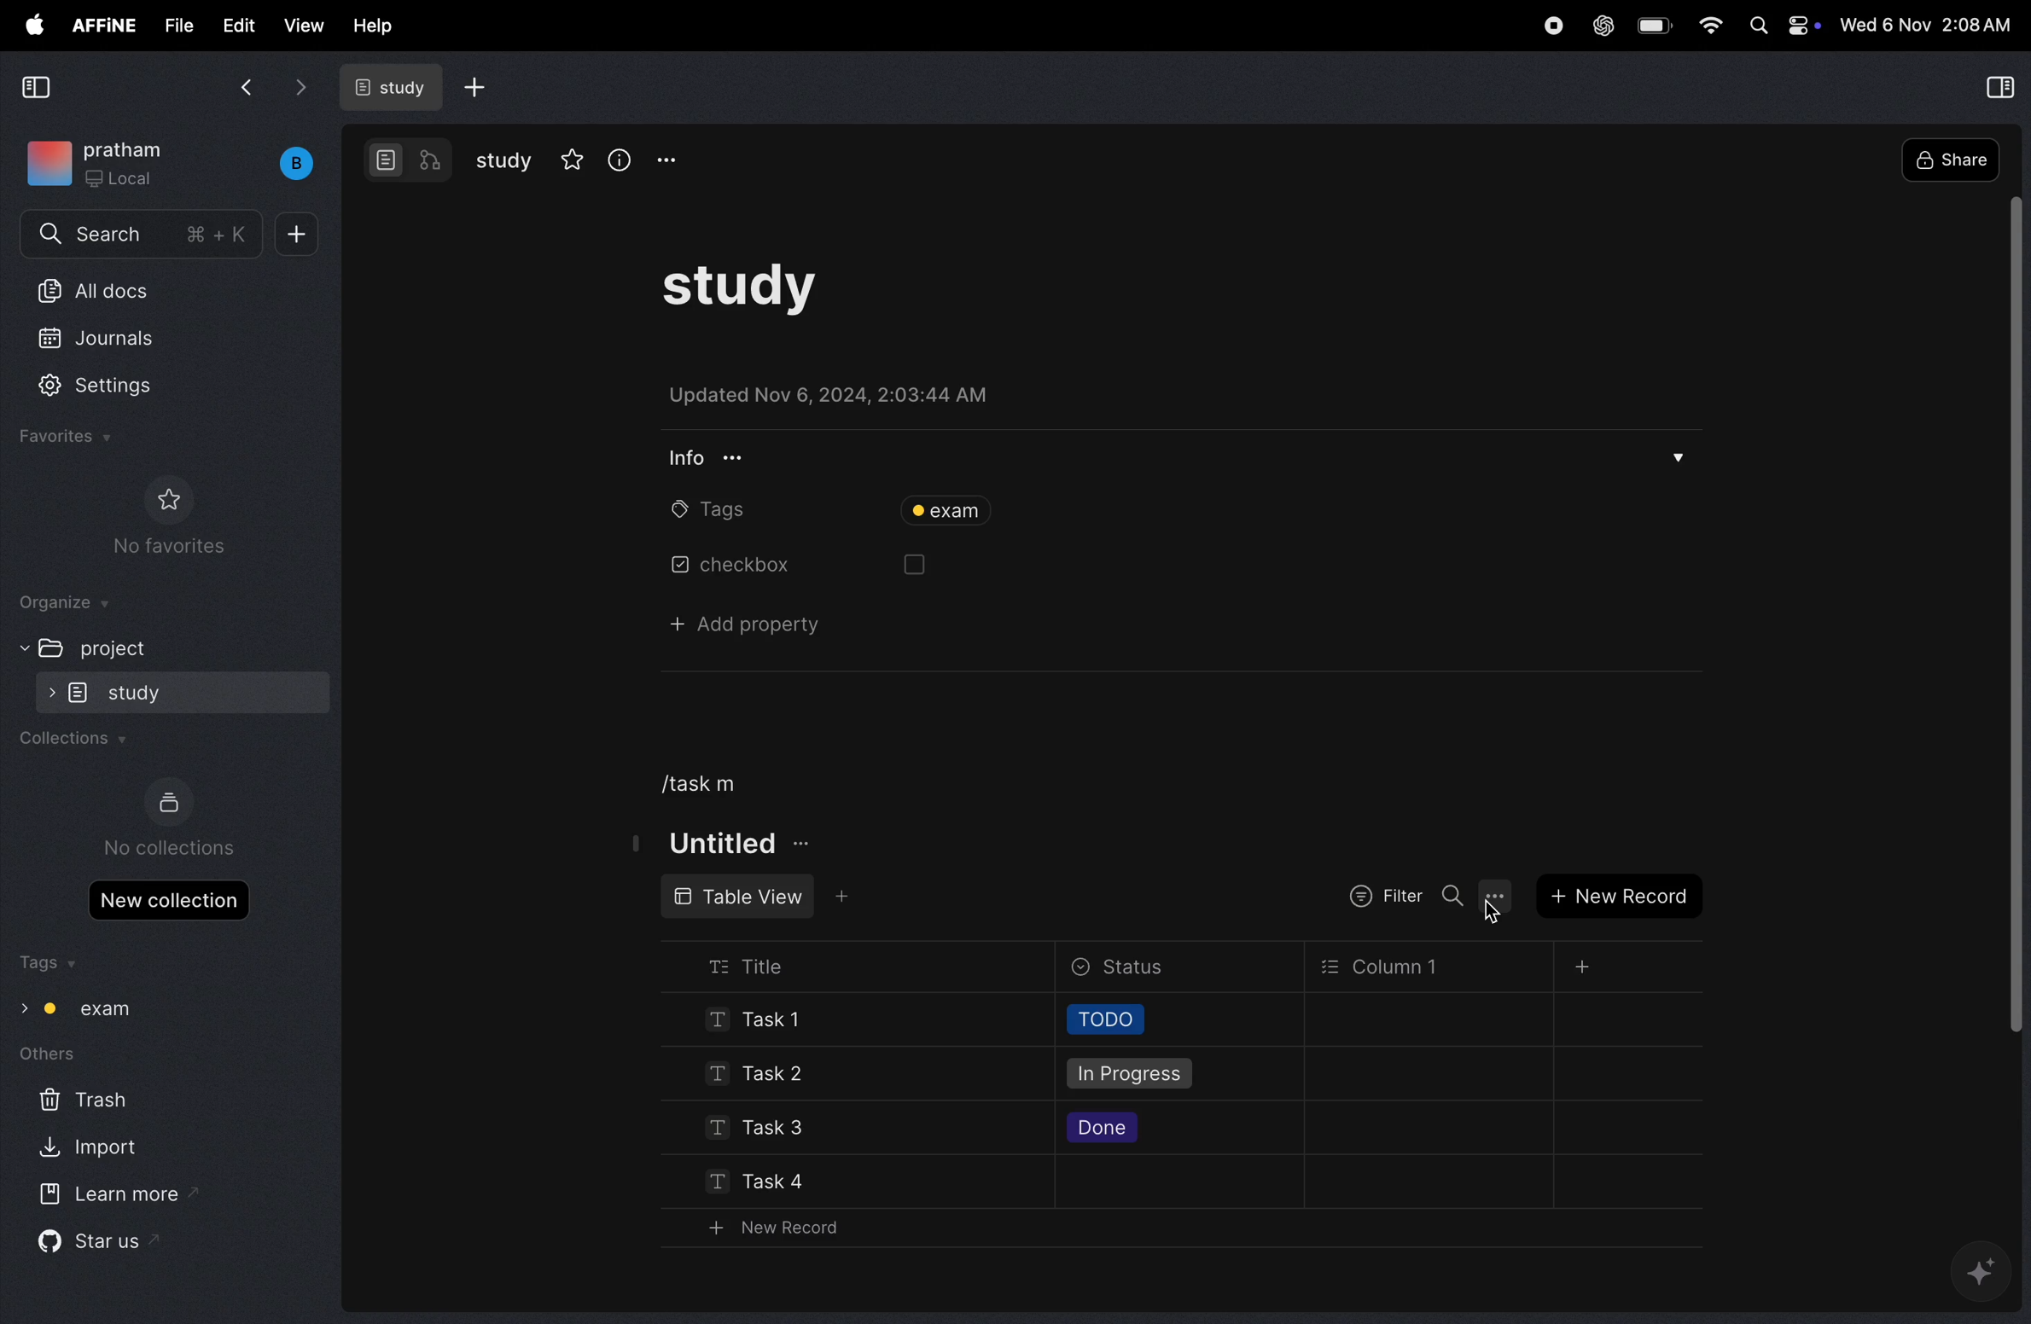 This screenshot has width=2031, height=1324. What do you see at coordinates (767, 961) in the screenshot?
I see `title` at bounding box center [767, 961].